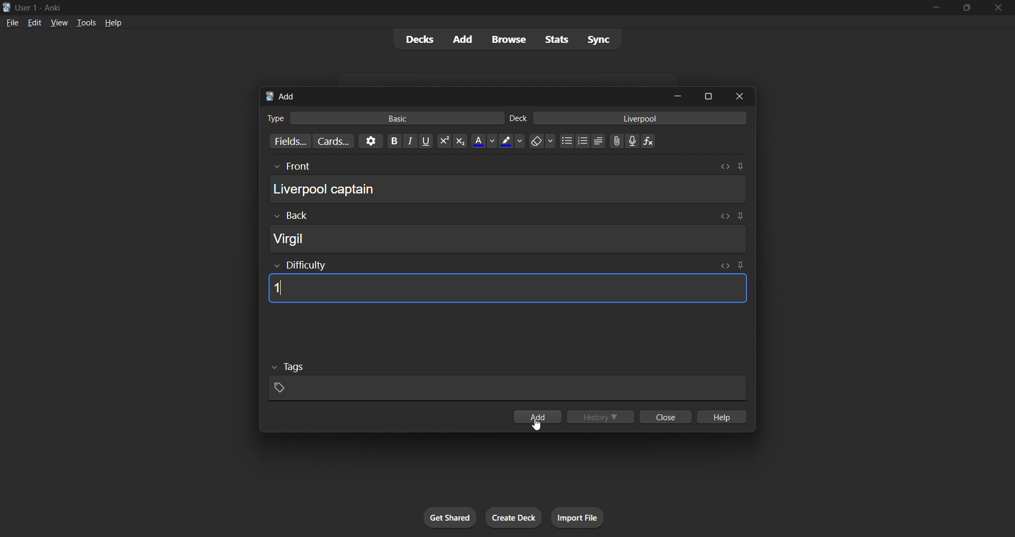 This screenshot has width=1015, height=537. What do you see at coordinates (640, 118) in the screenshot?
I see `card deck input` at bounding box center [640, 118].